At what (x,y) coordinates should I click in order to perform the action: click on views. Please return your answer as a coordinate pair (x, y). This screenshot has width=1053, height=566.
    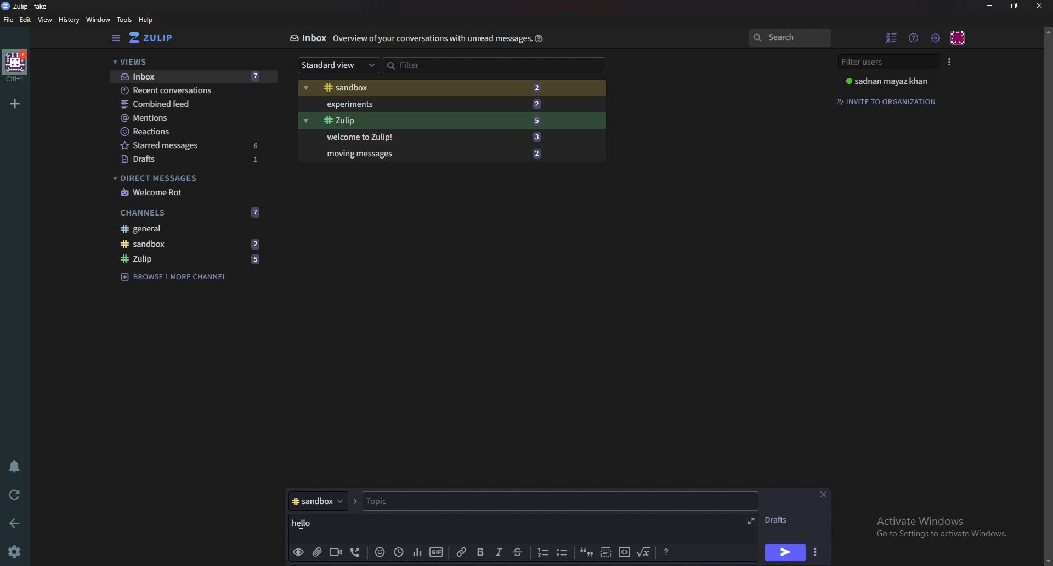
    Looking at the image, I should click on (191, 61).